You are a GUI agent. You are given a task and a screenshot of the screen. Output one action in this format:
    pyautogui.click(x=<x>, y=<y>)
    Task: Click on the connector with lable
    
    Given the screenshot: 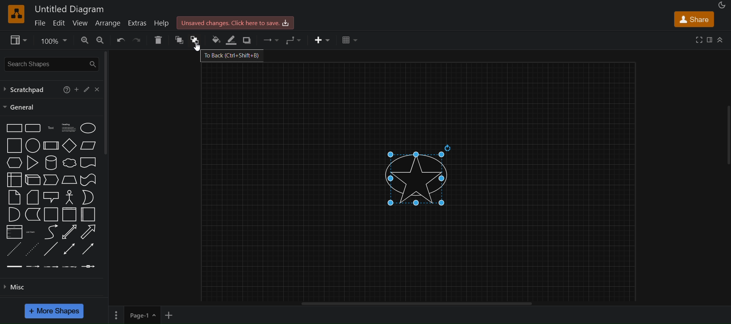 What is the action you would take?
    pyautogui.click(x=32, y=267)
    